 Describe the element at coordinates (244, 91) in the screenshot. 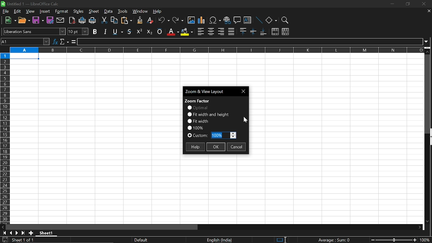

I see `Close` at that location.